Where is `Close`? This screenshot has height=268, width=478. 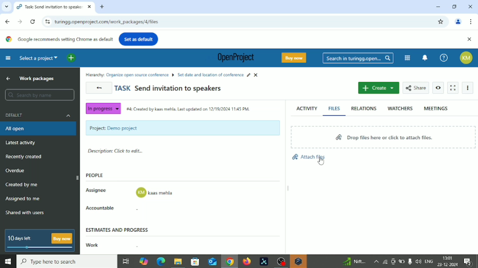 Close is located at coordinates (470, 7).